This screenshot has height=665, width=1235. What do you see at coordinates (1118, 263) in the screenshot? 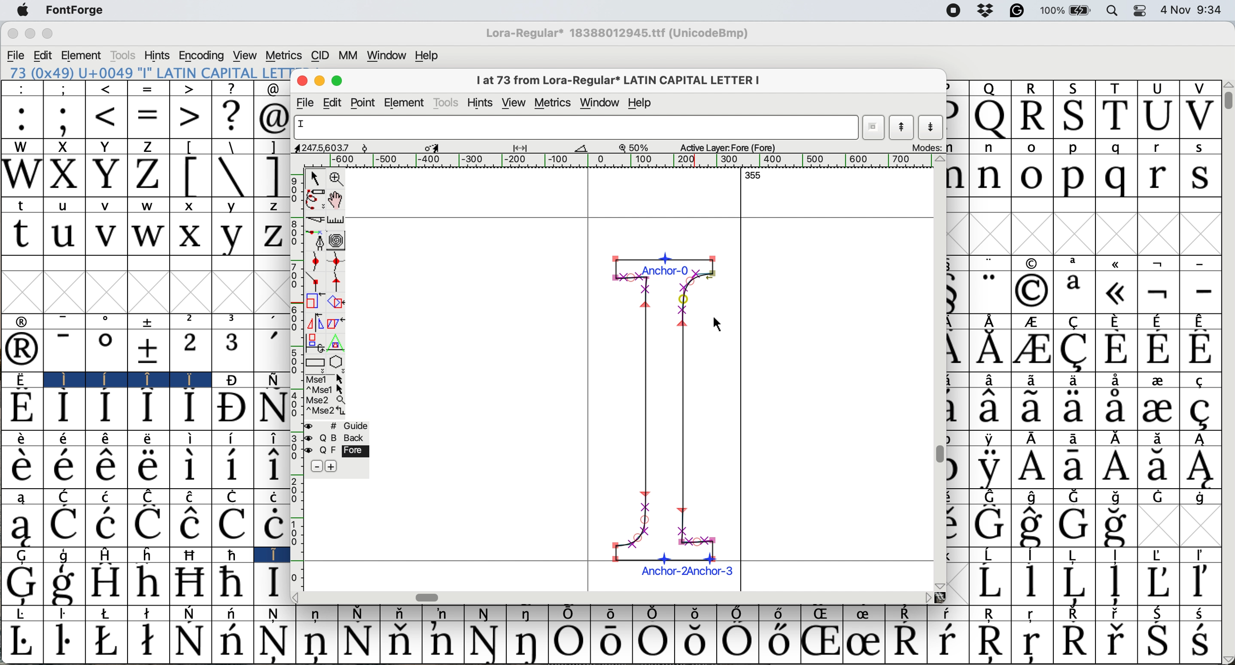
I see `symbol` at bounding box center [1118, 263].